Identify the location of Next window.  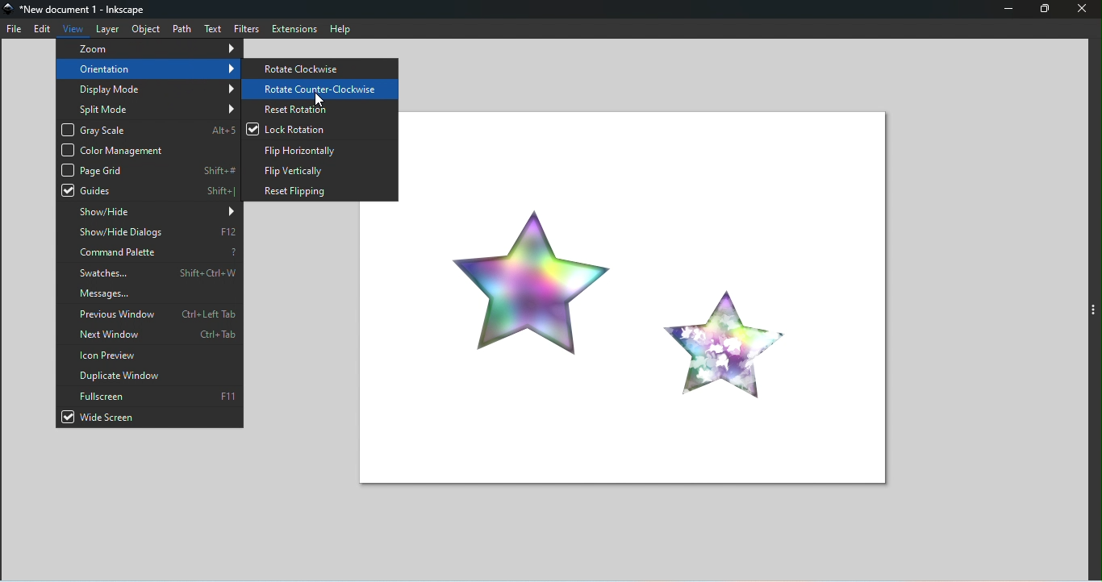
(148, 335).